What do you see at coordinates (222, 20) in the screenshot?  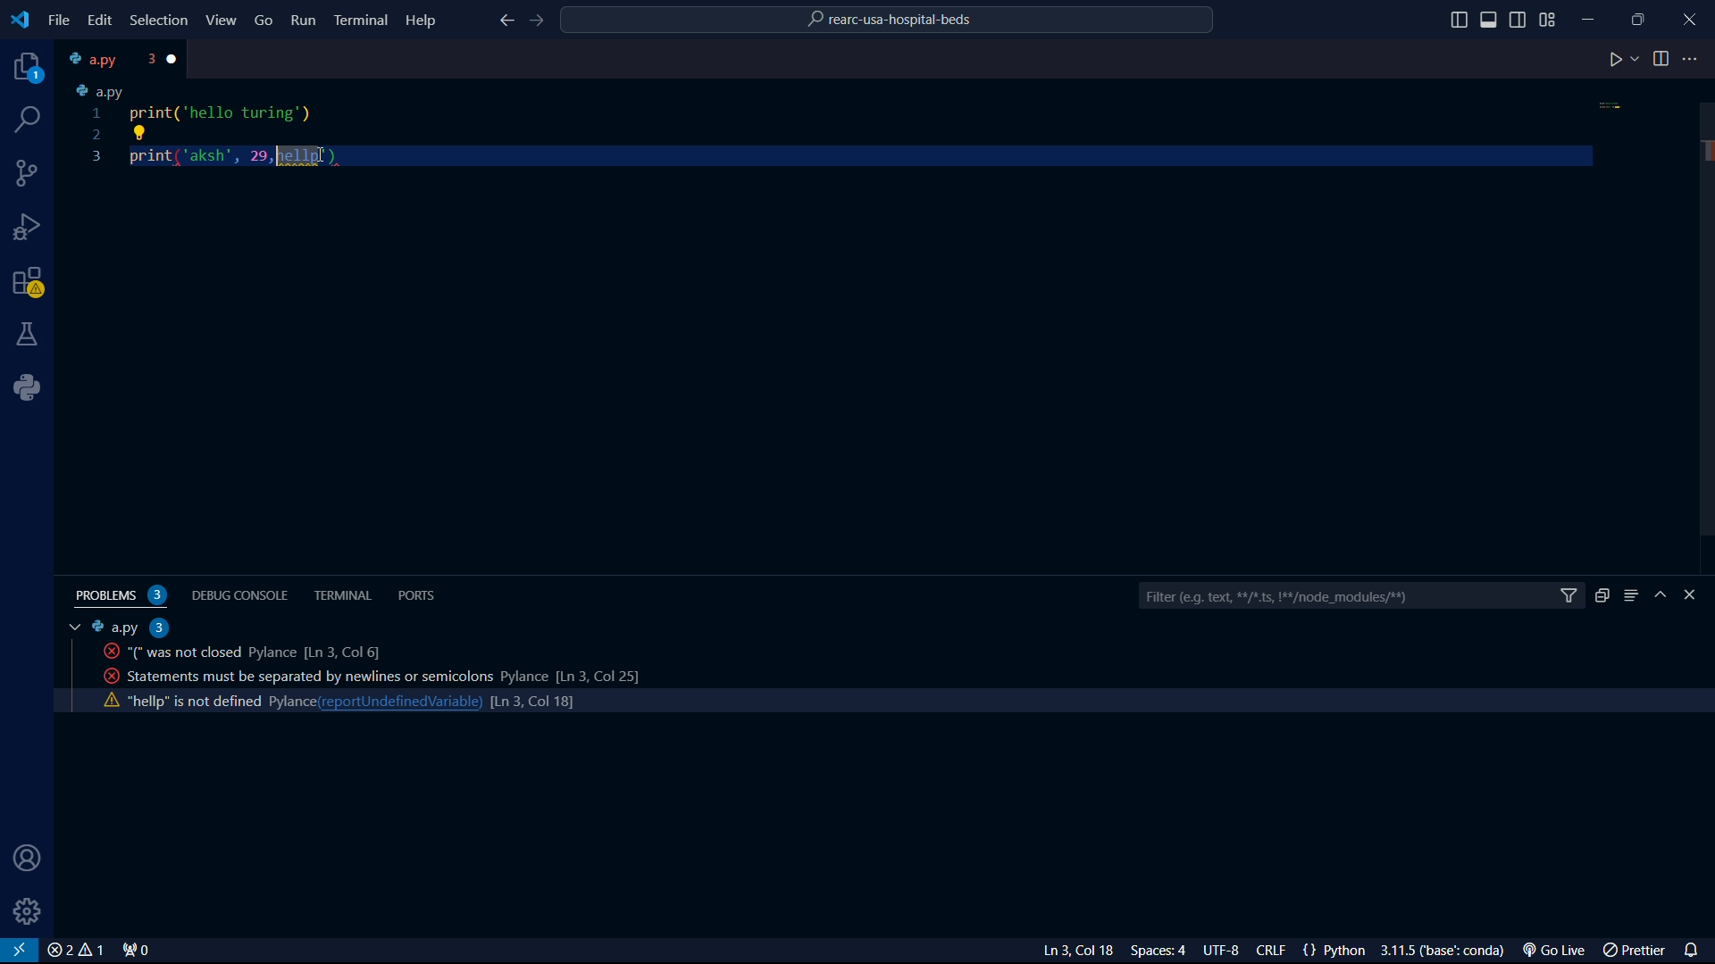 I see `View` at bounding box center [222, 20].